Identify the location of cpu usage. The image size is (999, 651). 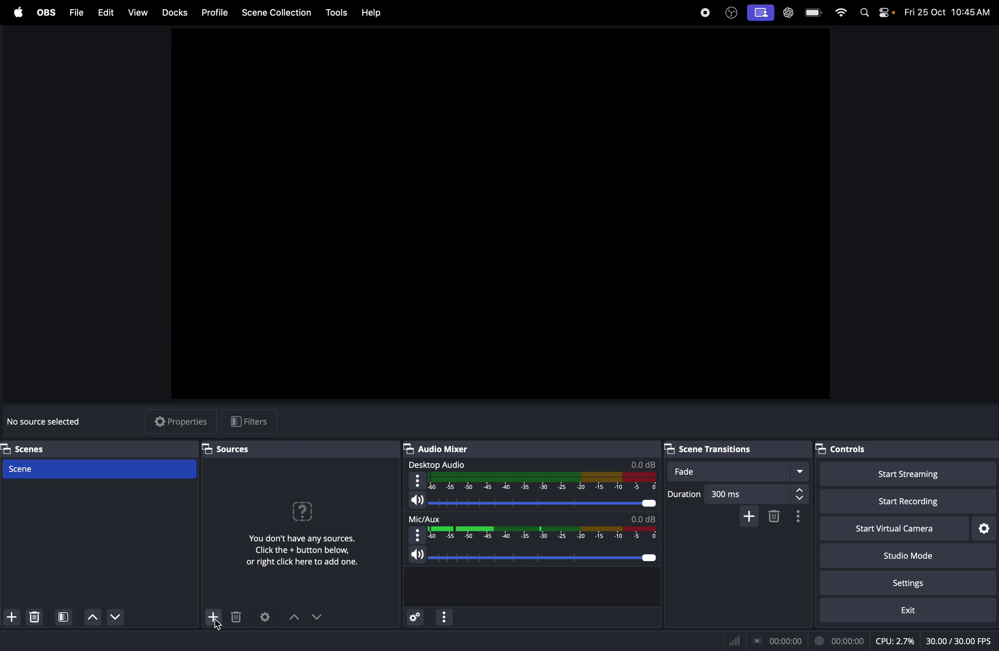
(897, 640).